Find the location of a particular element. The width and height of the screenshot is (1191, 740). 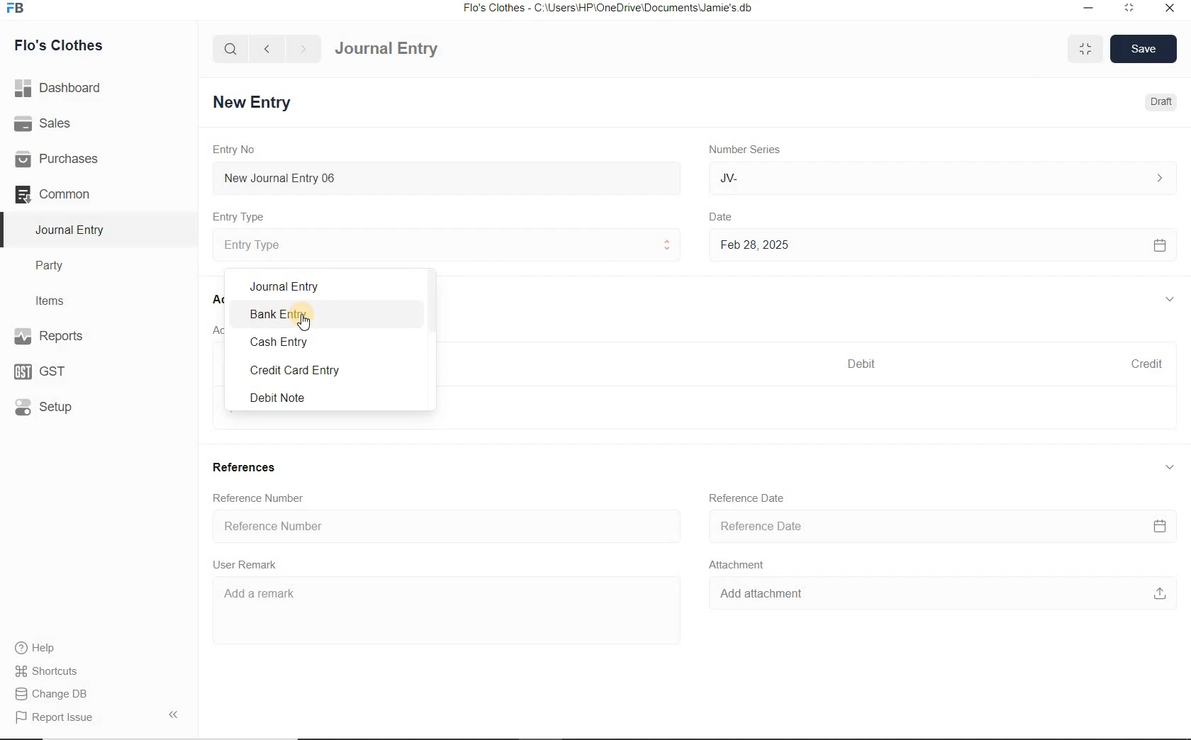

New Journal Entry 06 is located at coordinates (447, 176).